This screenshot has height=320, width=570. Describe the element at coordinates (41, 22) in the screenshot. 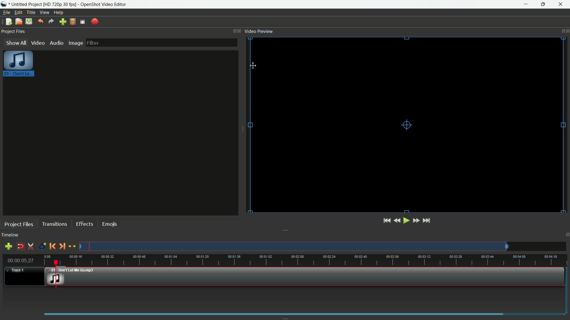

I see `undo` at that location.